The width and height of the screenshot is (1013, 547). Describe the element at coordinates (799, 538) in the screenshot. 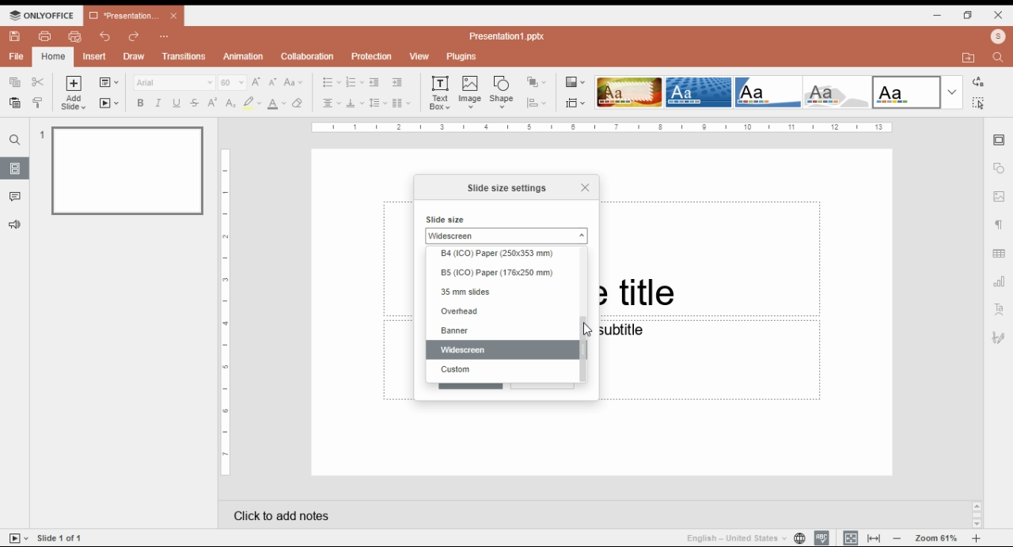

I see `set document language` at that location.